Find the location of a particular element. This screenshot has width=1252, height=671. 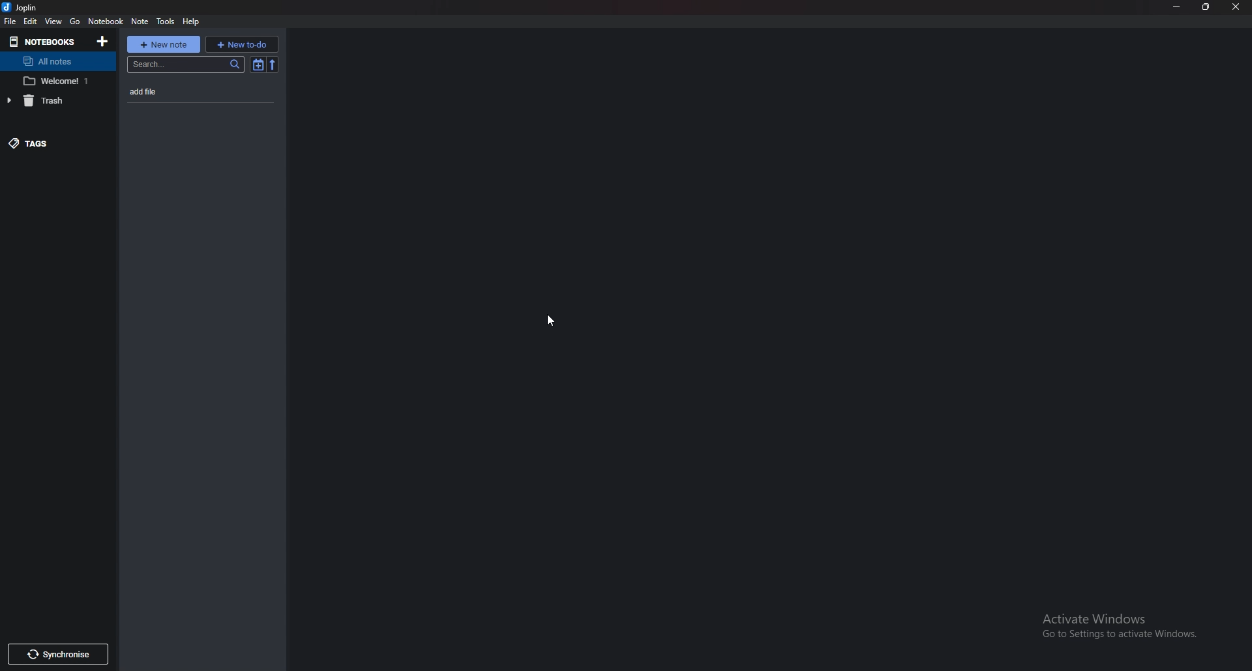

Edit is located at coordinates (31, 21).